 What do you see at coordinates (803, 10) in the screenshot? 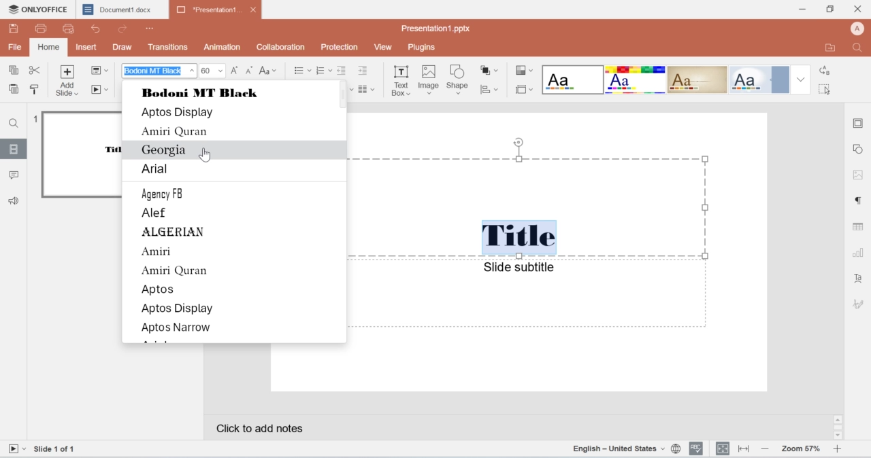
I see `minimize` at bounding box center [803, 10].